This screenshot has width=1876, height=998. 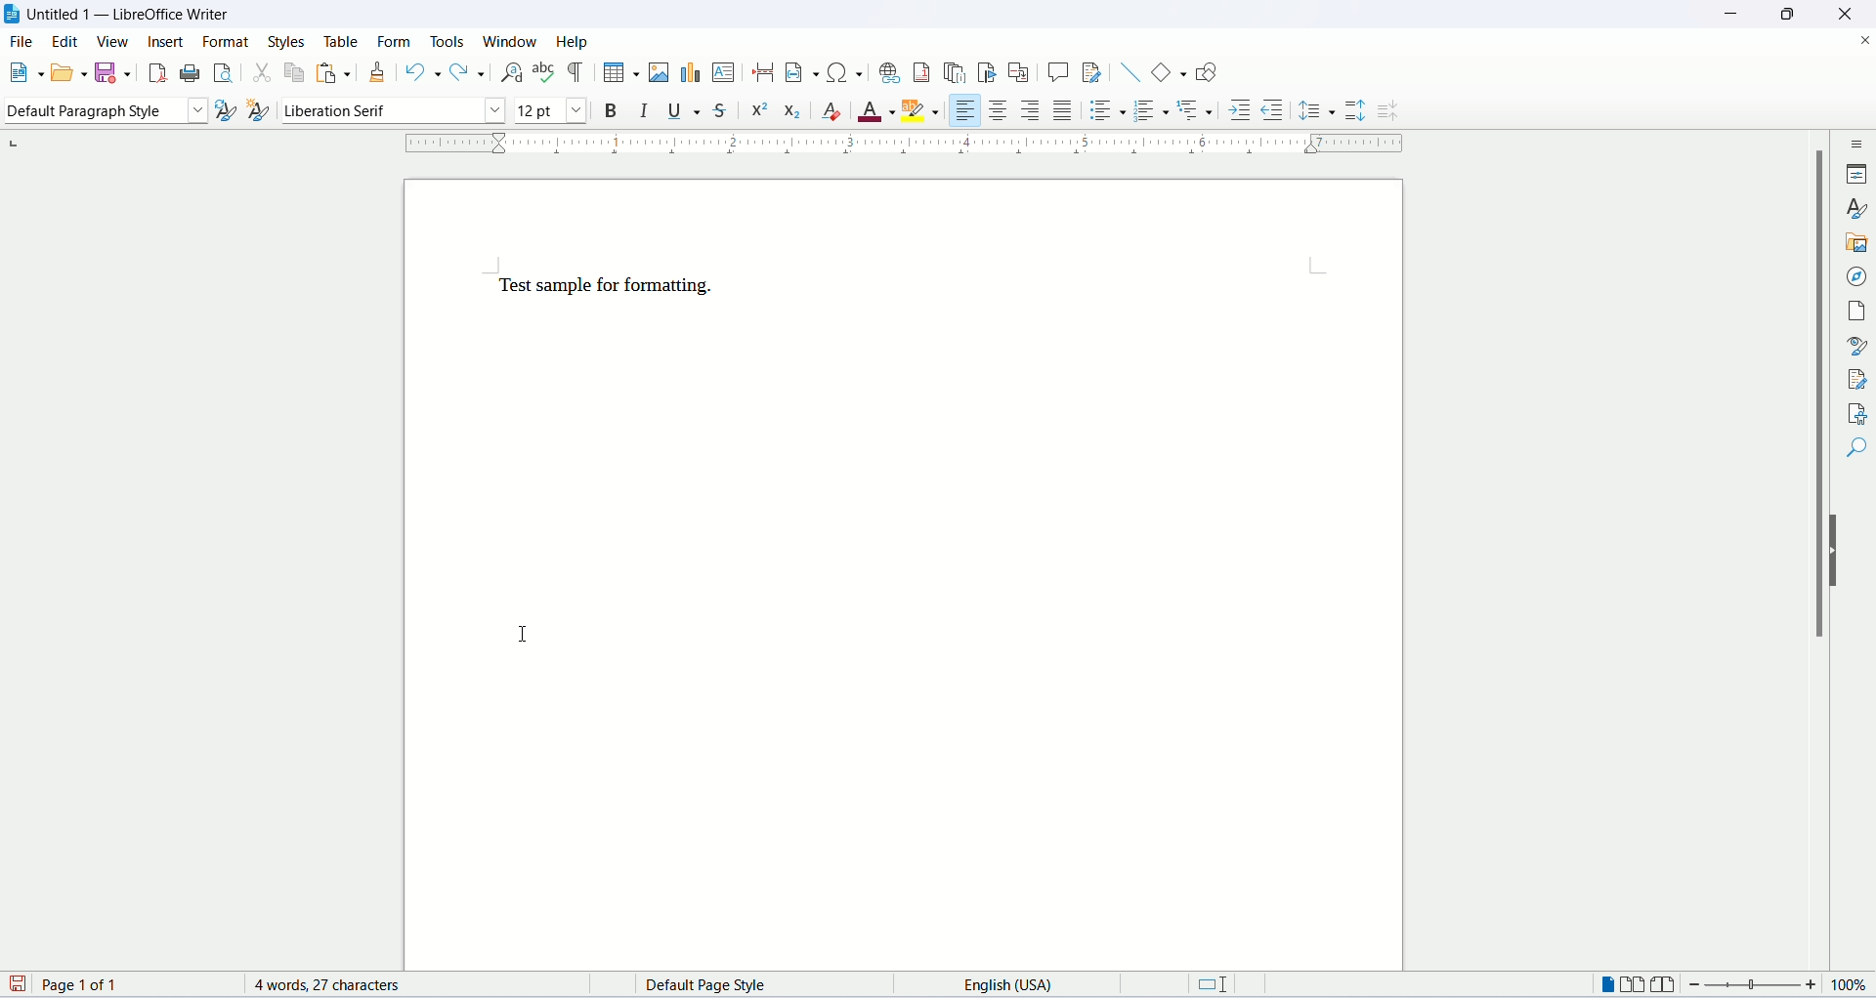 What do you see at coordinates (966, 107) in the screenshot?
I see `align left` at bounding box center [966, 107].